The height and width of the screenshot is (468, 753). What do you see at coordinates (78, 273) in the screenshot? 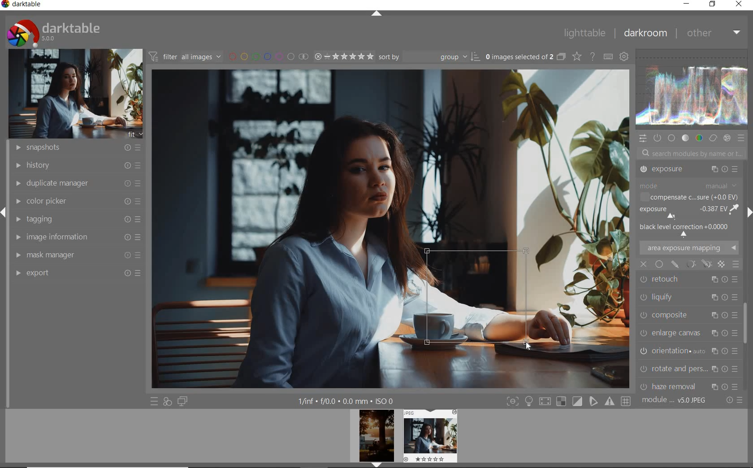
I see `EXPORT` at bounding box center [78, 273].